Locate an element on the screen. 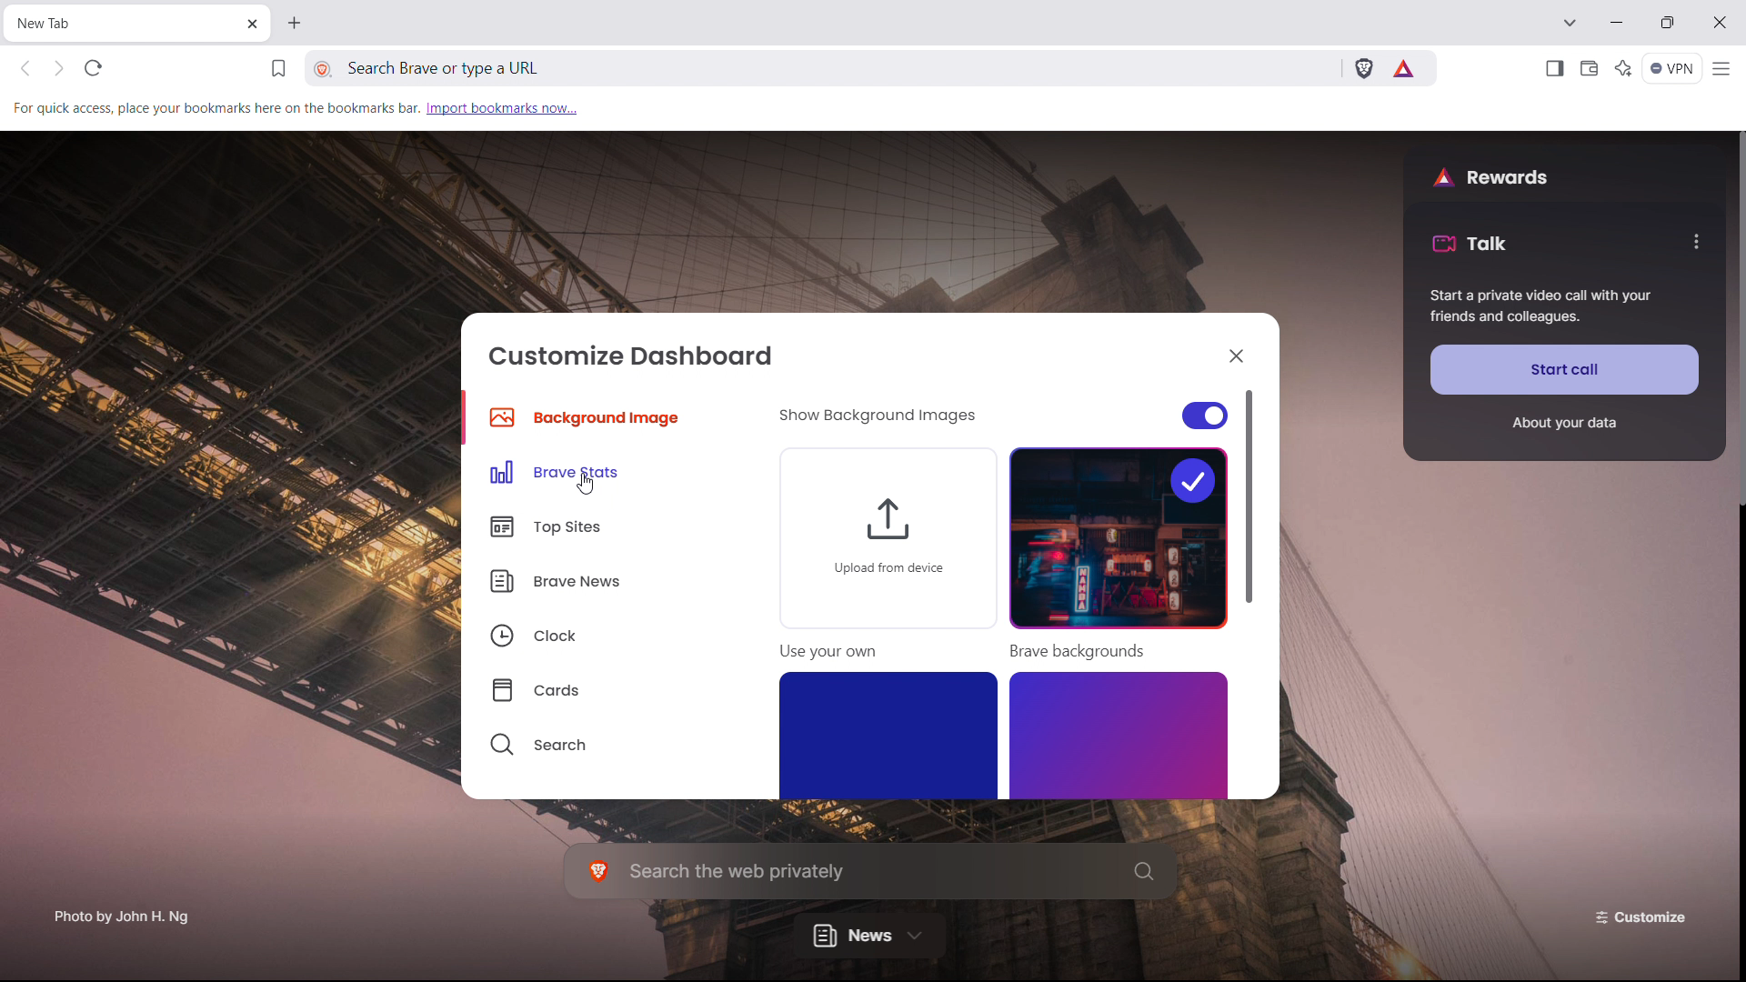 This screenshot has width=1746, height=982. open new tab is located at coordinates (292, 23).